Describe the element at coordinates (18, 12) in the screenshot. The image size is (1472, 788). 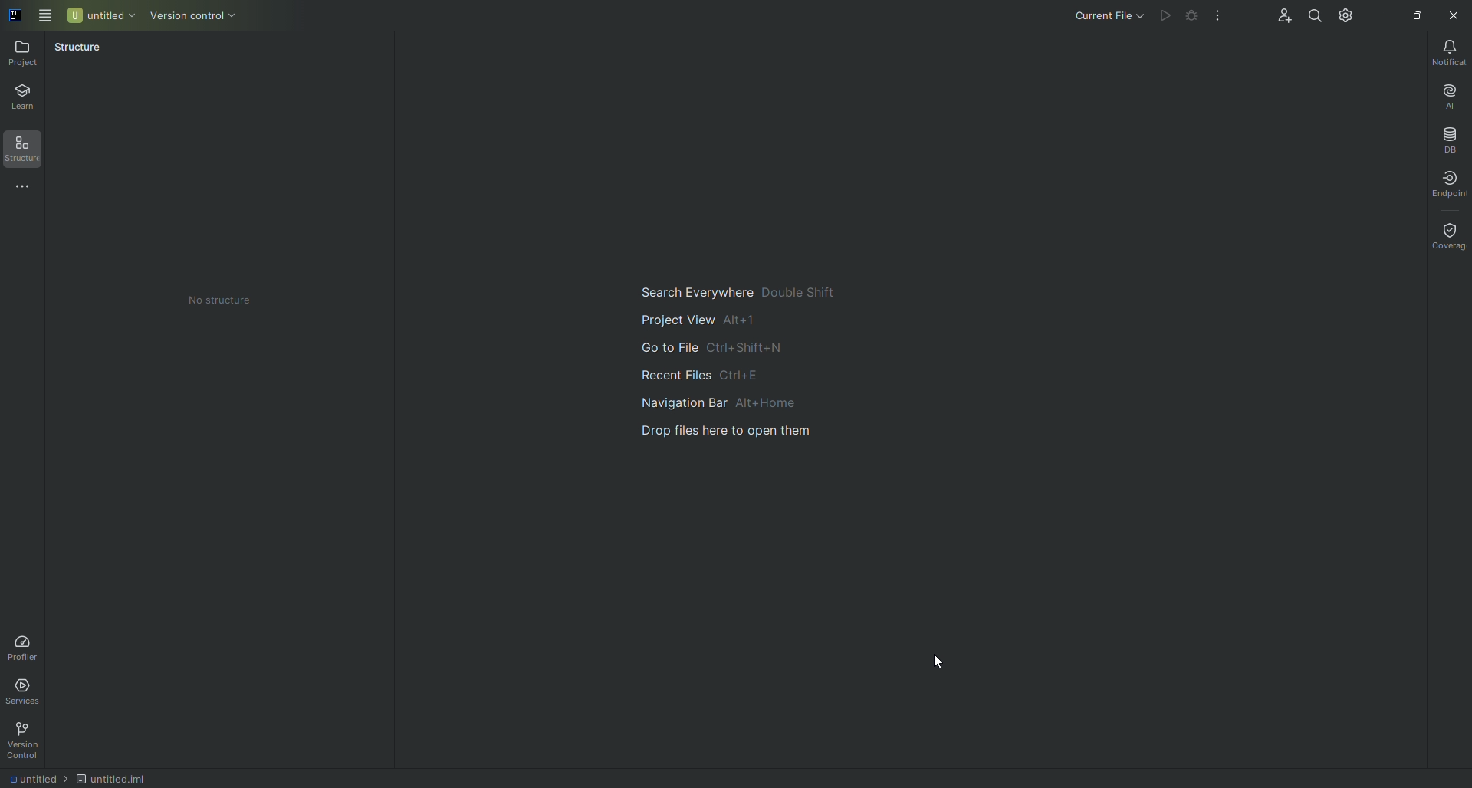
I see `` at that location.